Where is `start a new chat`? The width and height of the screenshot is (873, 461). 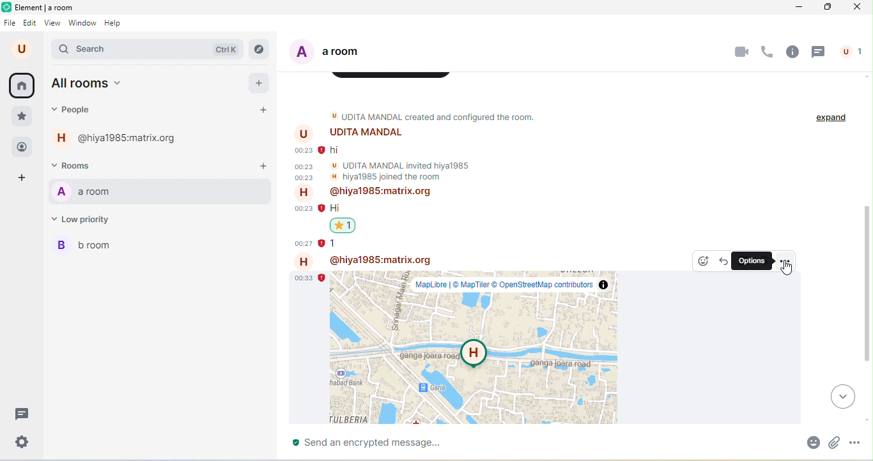
start a new chat is located at coordinates (262, 109).